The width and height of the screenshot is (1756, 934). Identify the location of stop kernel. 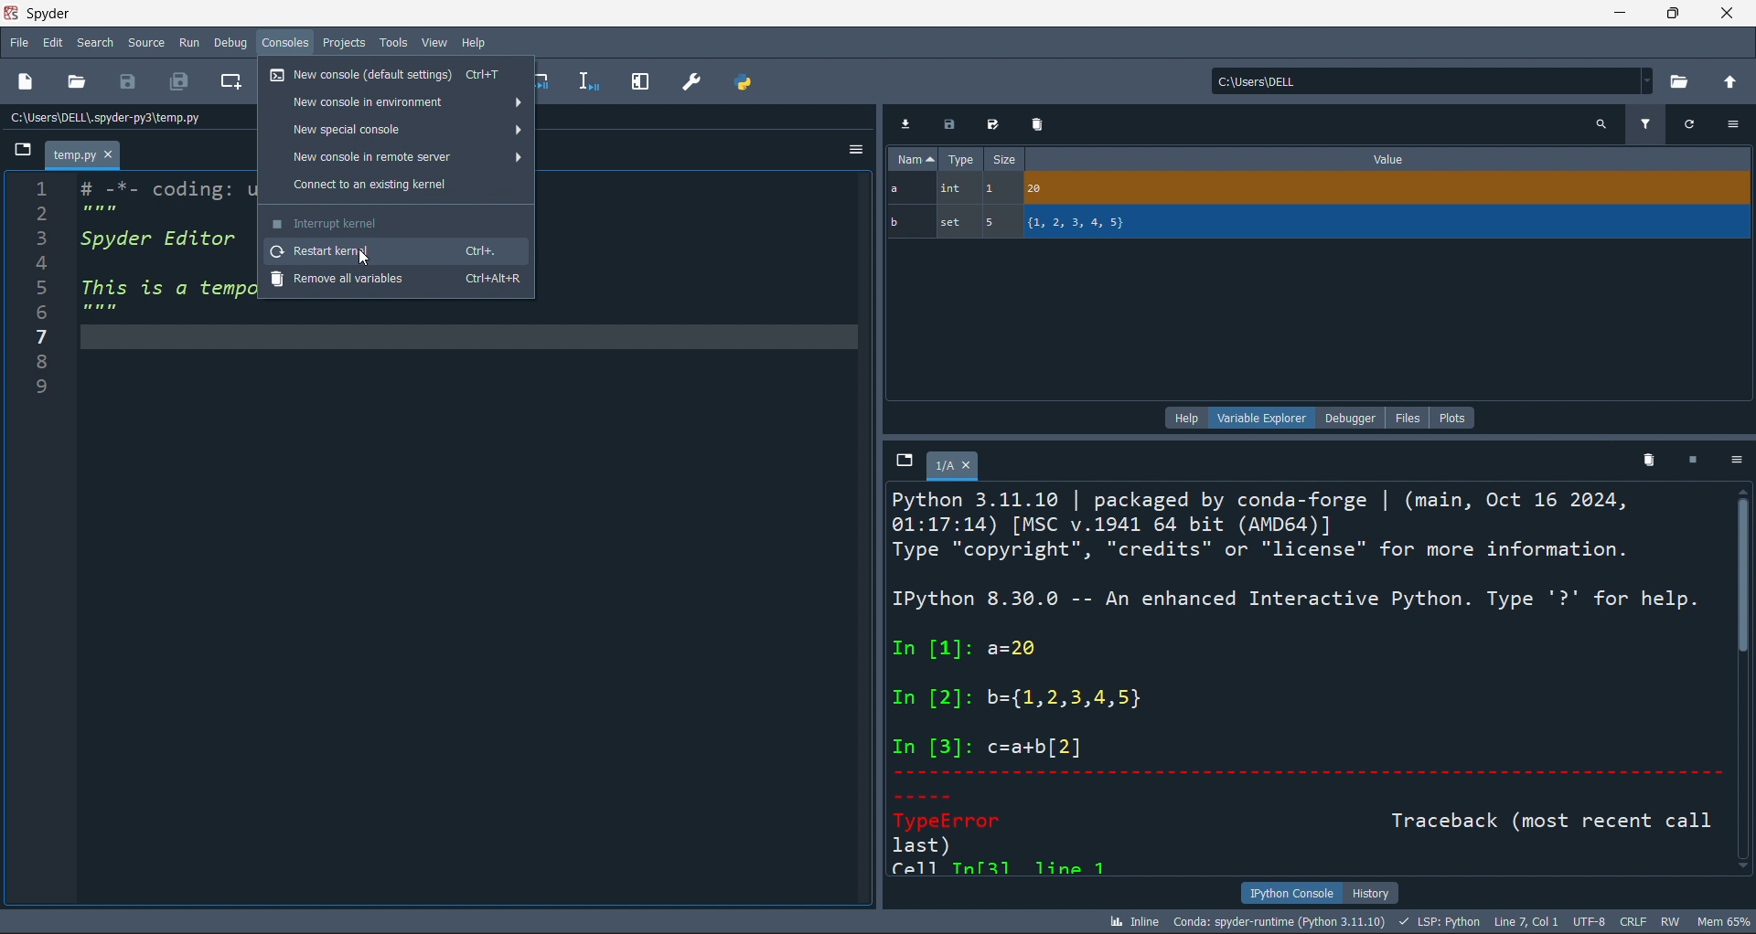
(1694, 463).